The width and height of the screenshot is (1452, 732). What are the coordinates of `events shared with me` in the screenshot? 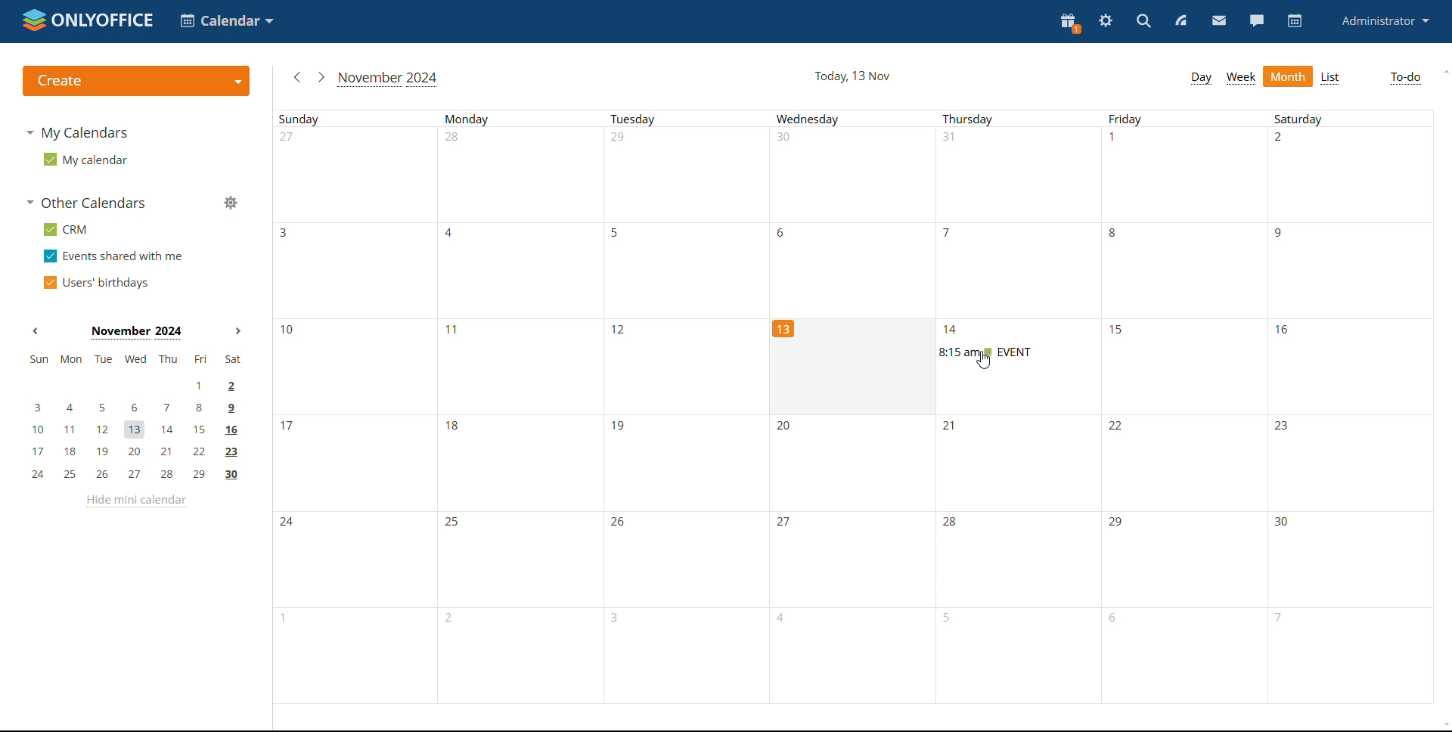 It's located at (112, 256).